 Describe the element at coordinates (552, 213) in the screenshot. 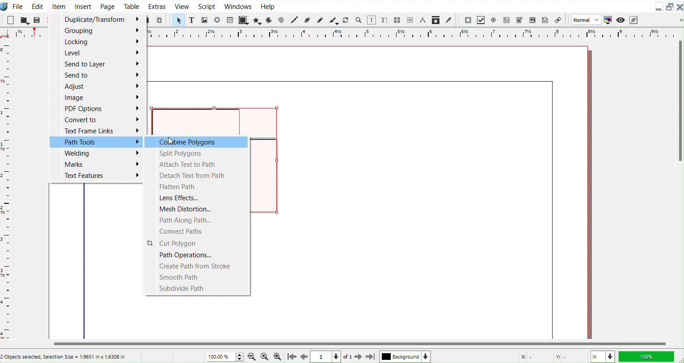

I see `line` at that location.